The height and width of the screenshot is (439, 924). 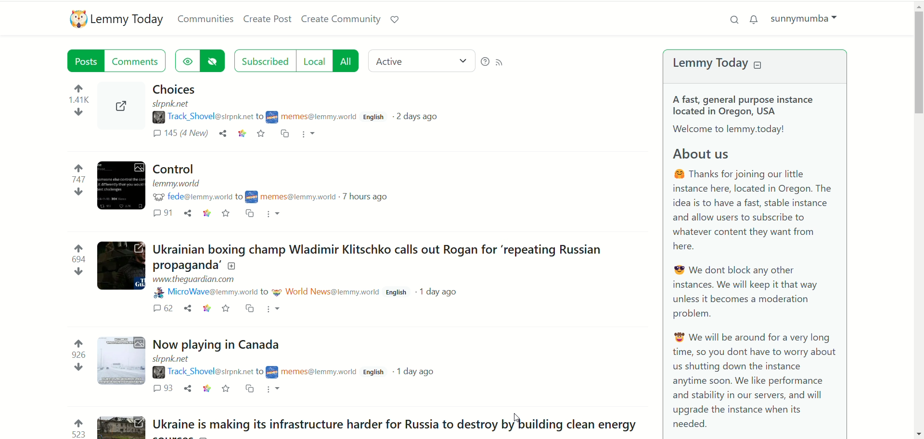 I want to click on 1 day ago, so click(x=437, y=292).